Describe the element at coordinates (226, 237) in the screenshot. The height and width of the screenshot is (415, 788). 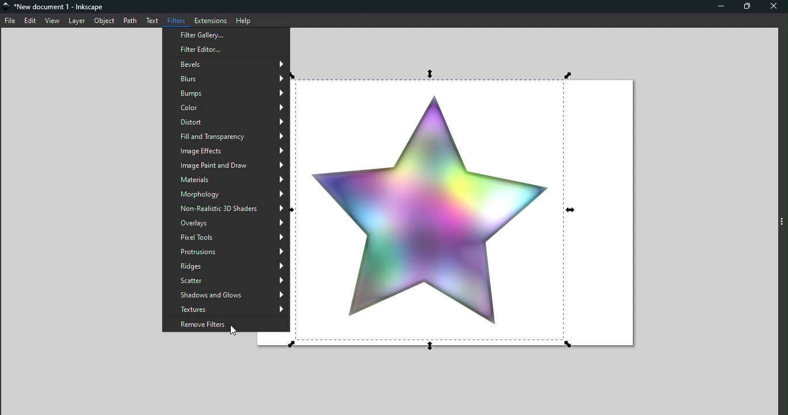
I see `Pixels tools` at that location.